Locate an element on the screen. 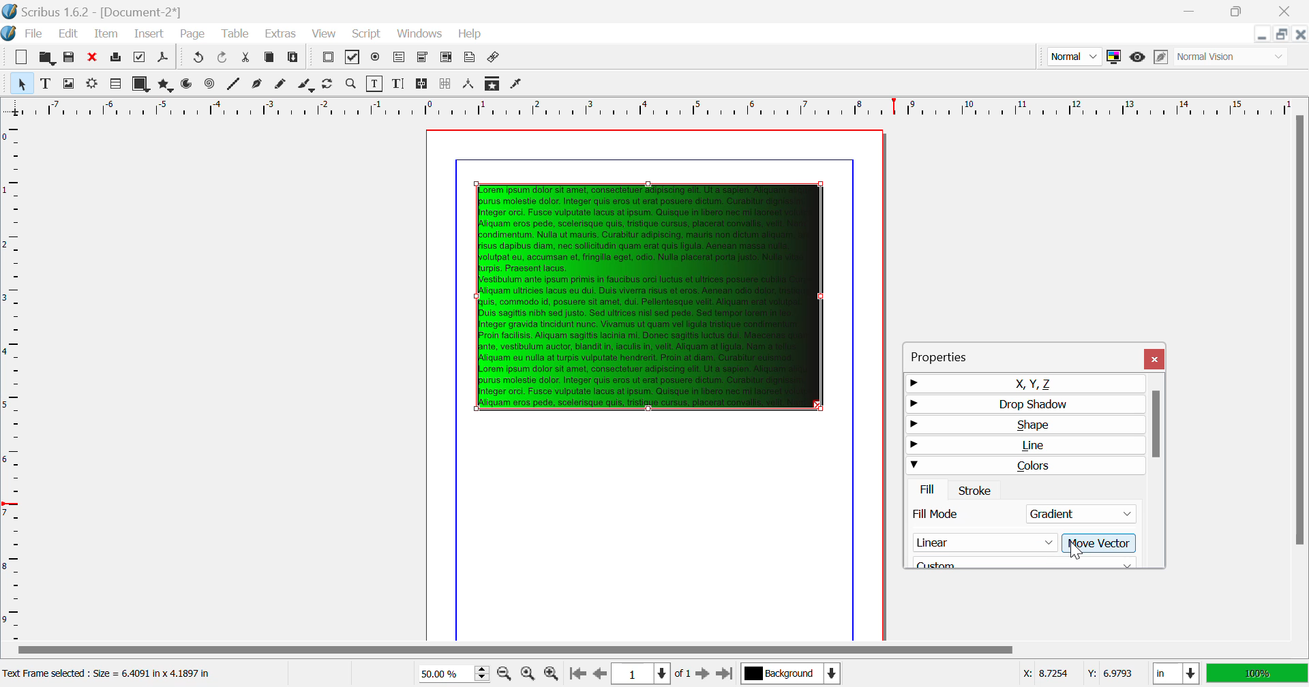  View is located at coordinates (323, 34).